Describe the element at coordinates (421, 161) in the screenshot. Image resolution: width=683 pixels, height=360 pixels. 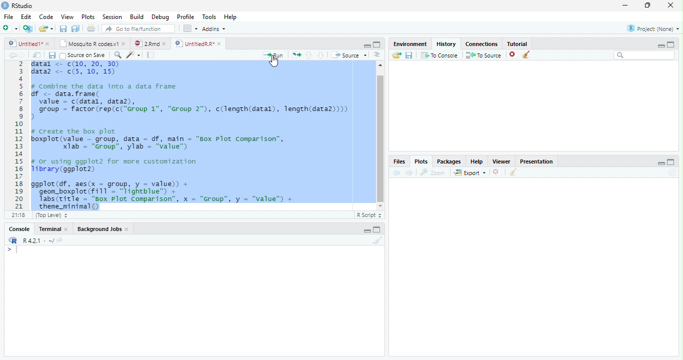
I see `Plots` at that location.